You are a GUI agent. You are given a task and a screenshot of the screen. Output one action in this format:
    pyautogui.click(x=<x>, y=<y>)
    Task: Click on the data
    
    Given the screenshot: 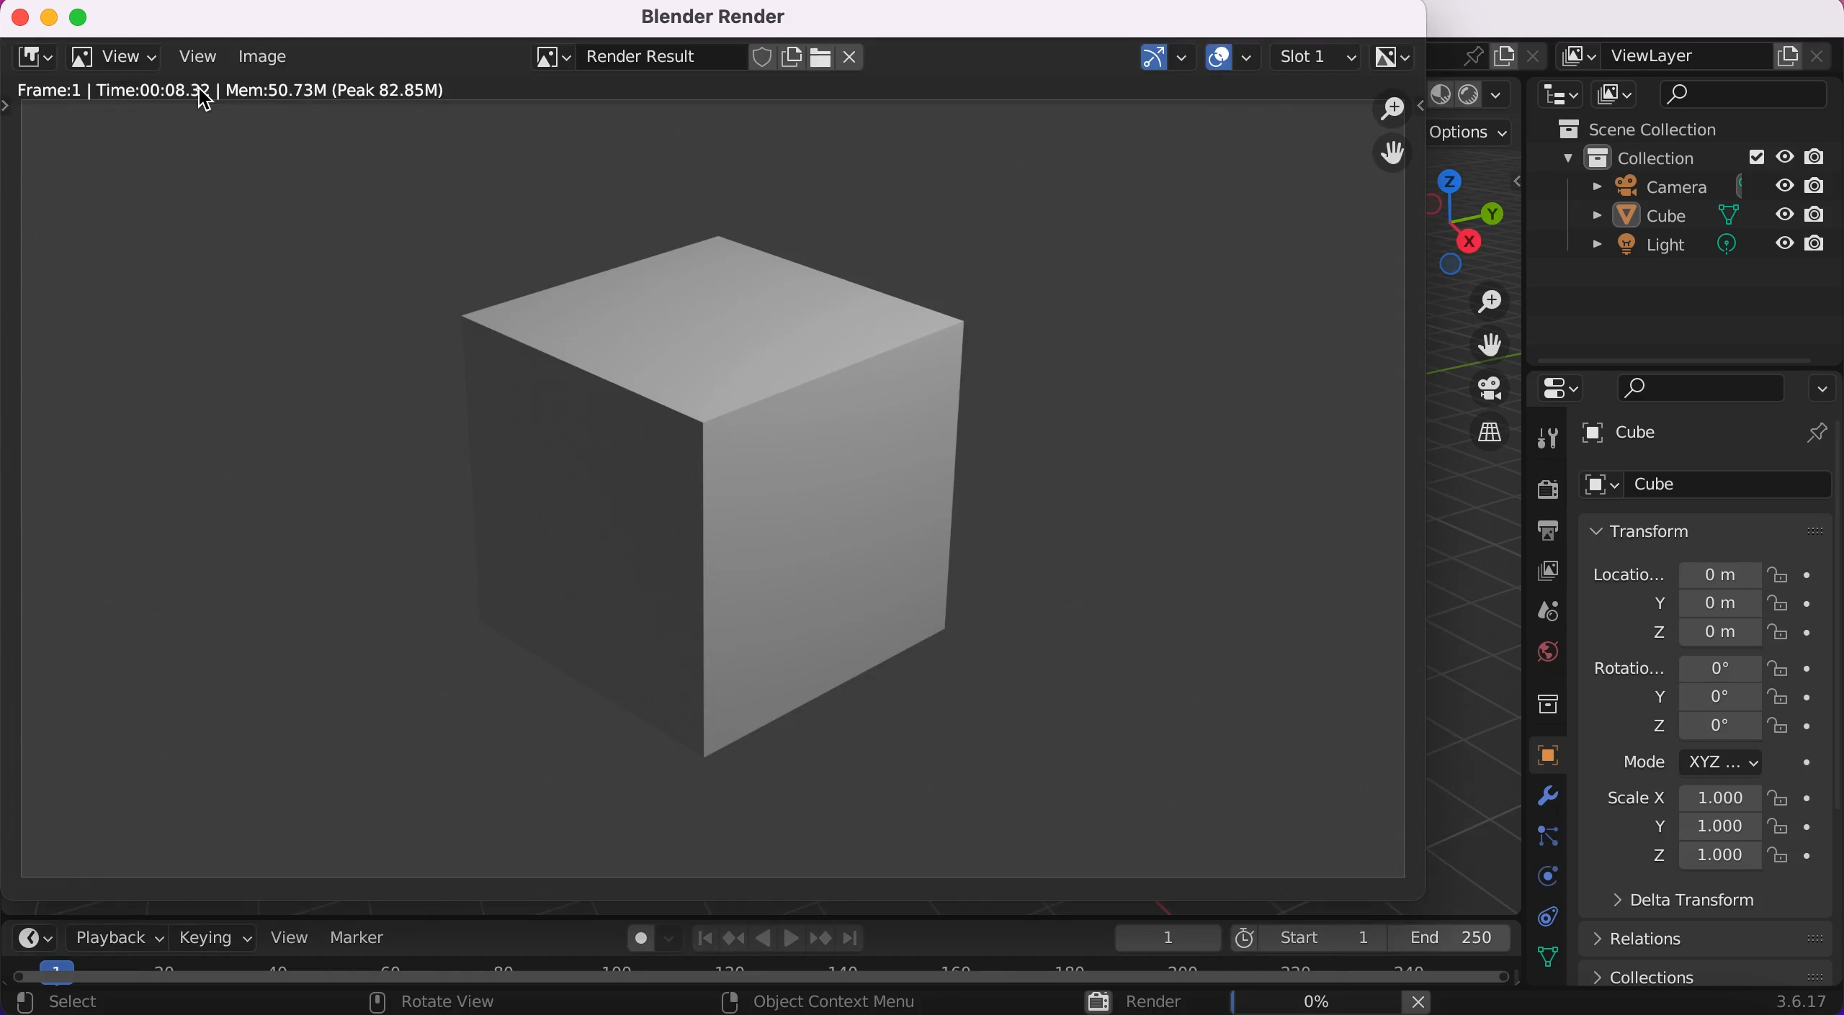 What is the action you would take?
    pyautogui.click(x=1544, y=956)
    